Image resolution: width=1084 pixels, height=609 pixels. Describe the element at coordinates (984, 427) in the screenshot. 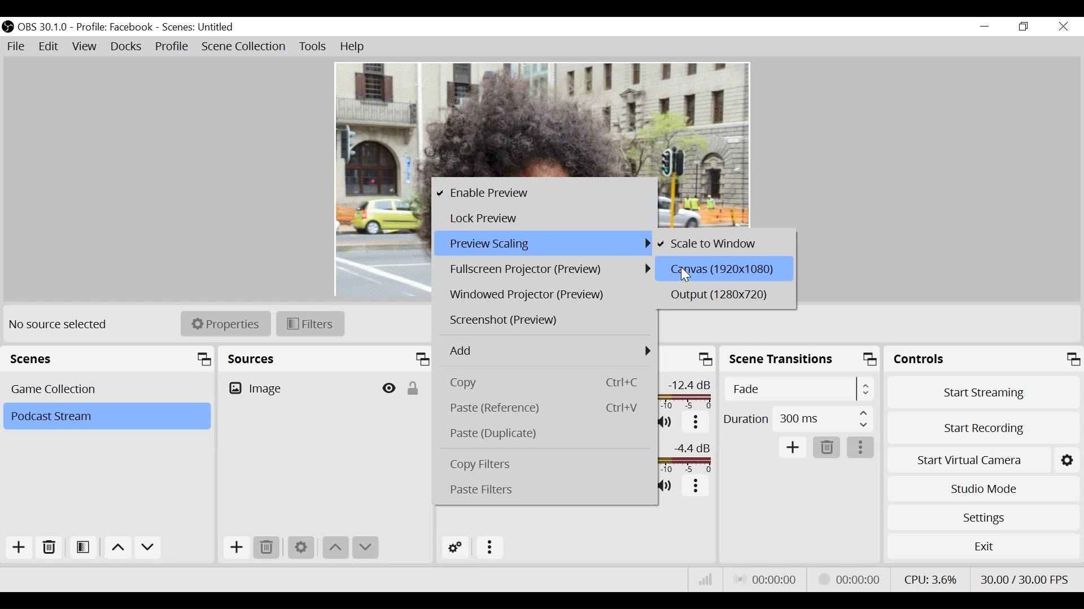

I see `Start Recording` at that location.